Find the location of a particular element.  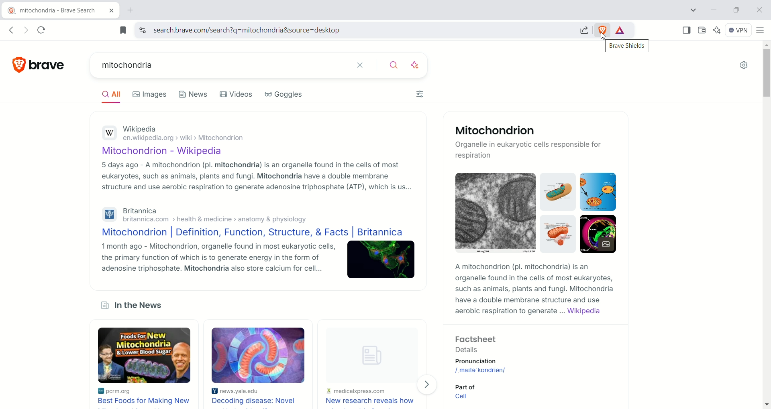

VPN is located at coordinates (739, 31).